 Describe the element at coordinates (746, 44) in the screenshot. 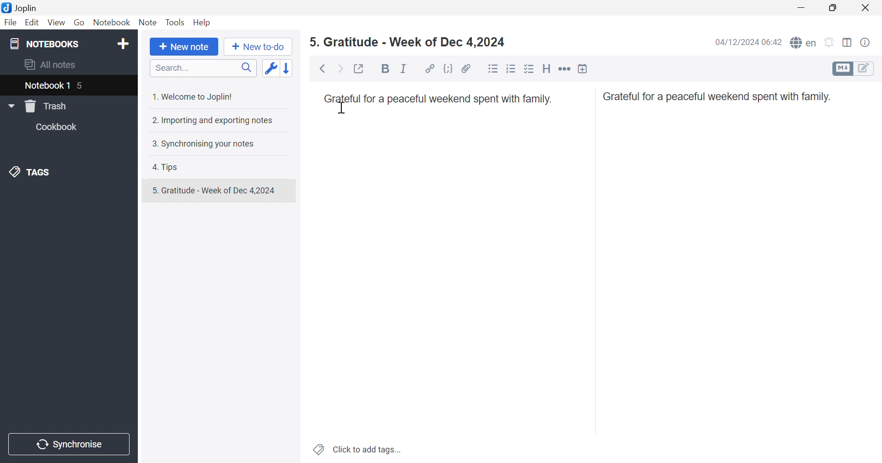

I see `04/12/2024 06:42` at that location.